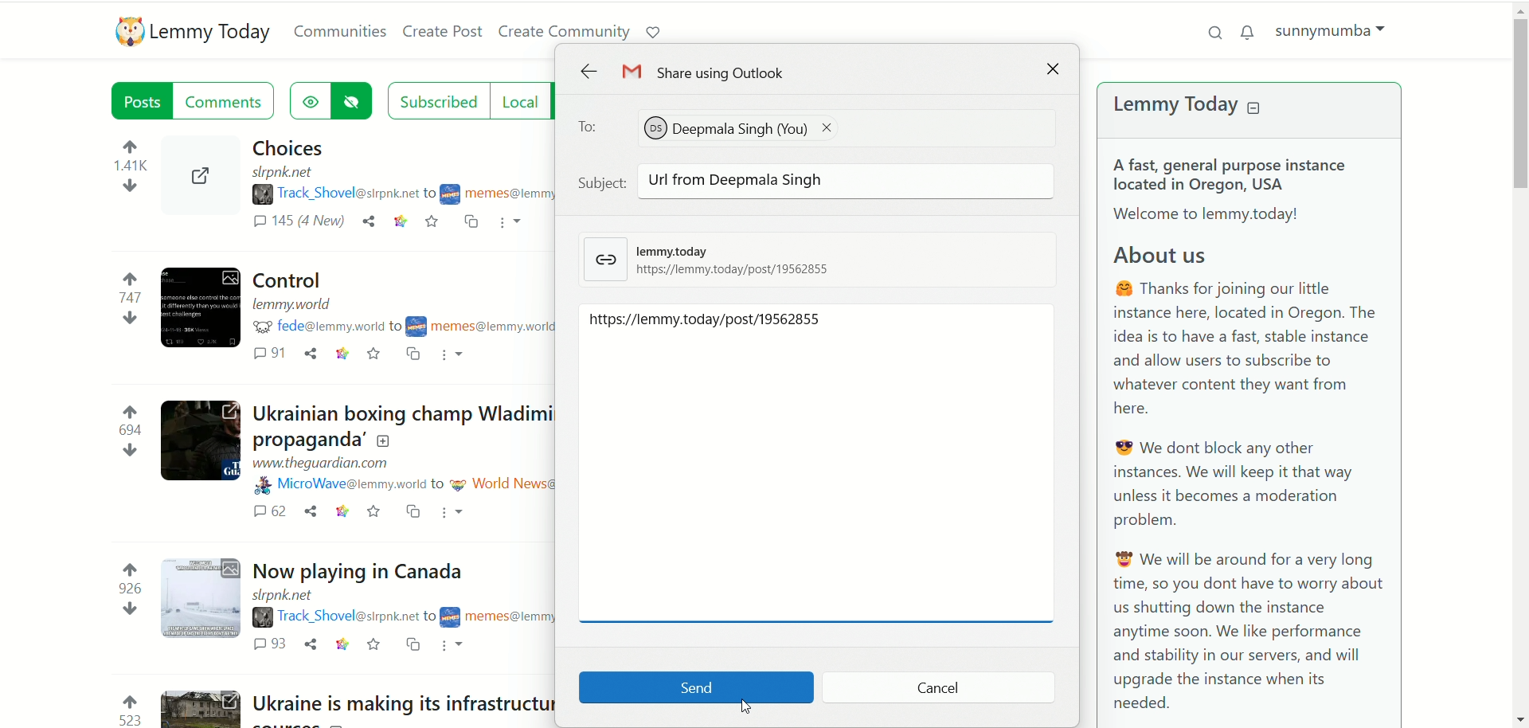 Image resolution: width=1529 pixels, height=728 pixels. Describe the element at coordinates (499, 615) in the screenshot. I see `community` at that location.